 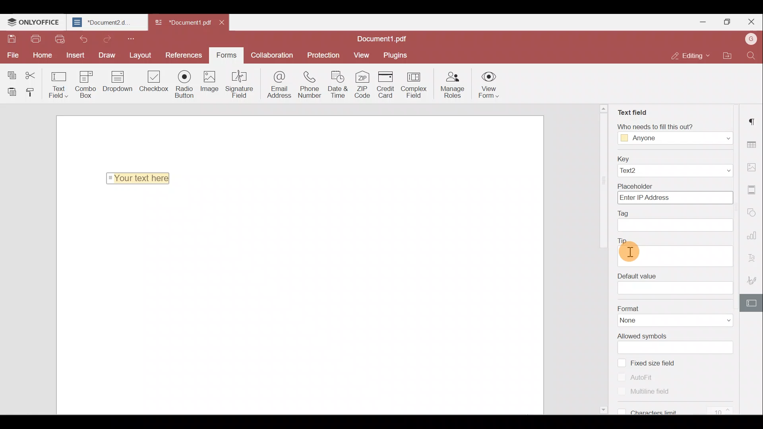 What do you see at coordinates (628, 238) in the screenshot?
I see `Tip` at bounding box center [628, 238].